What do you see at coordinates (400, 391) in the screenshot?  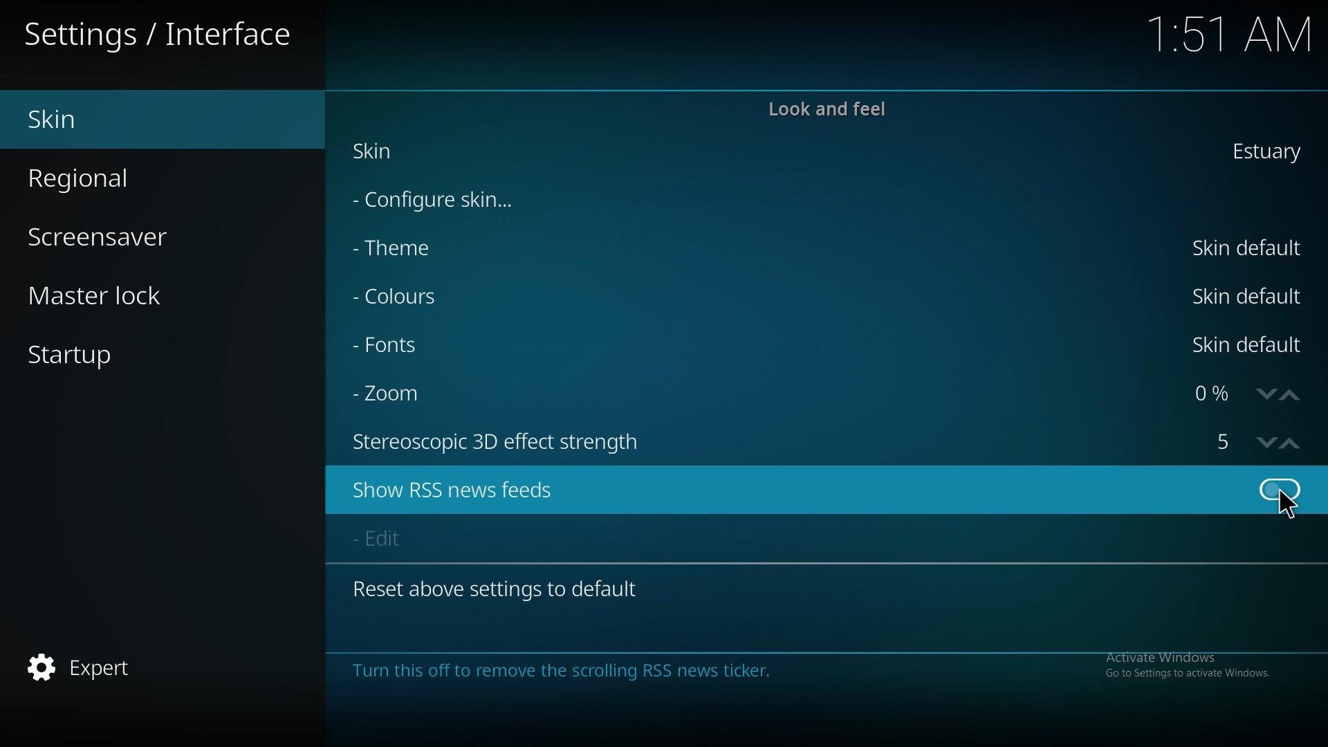 I see `zoom` at bounding box center [400, 391].